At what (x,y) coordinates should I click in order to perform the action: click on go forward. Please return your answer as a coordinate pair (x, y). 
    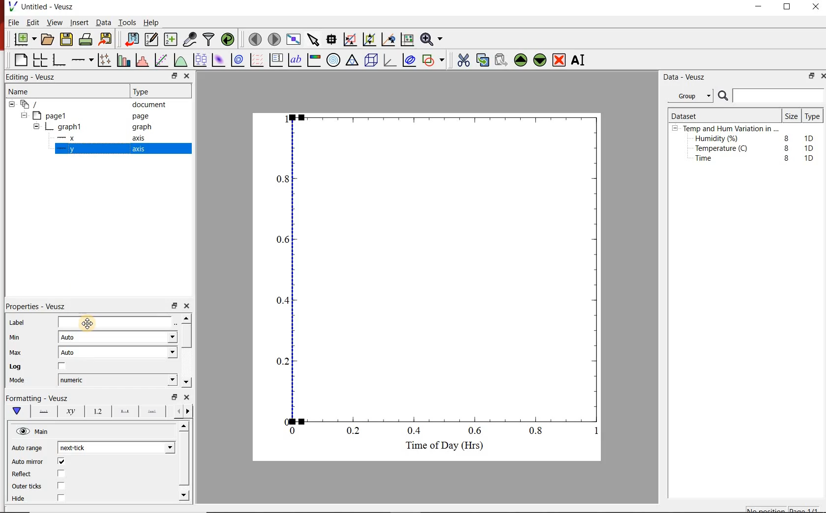
    Looking at the image, I should click on (190, 411).